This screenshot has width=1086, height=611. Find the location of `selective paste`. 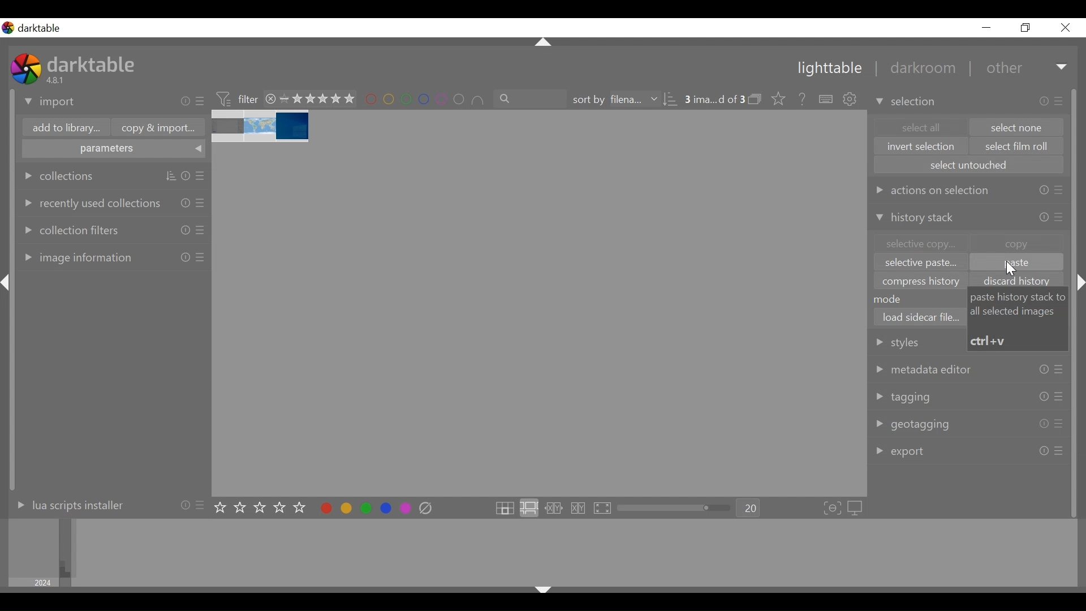

selective paste is located at coordinates (921, 264).